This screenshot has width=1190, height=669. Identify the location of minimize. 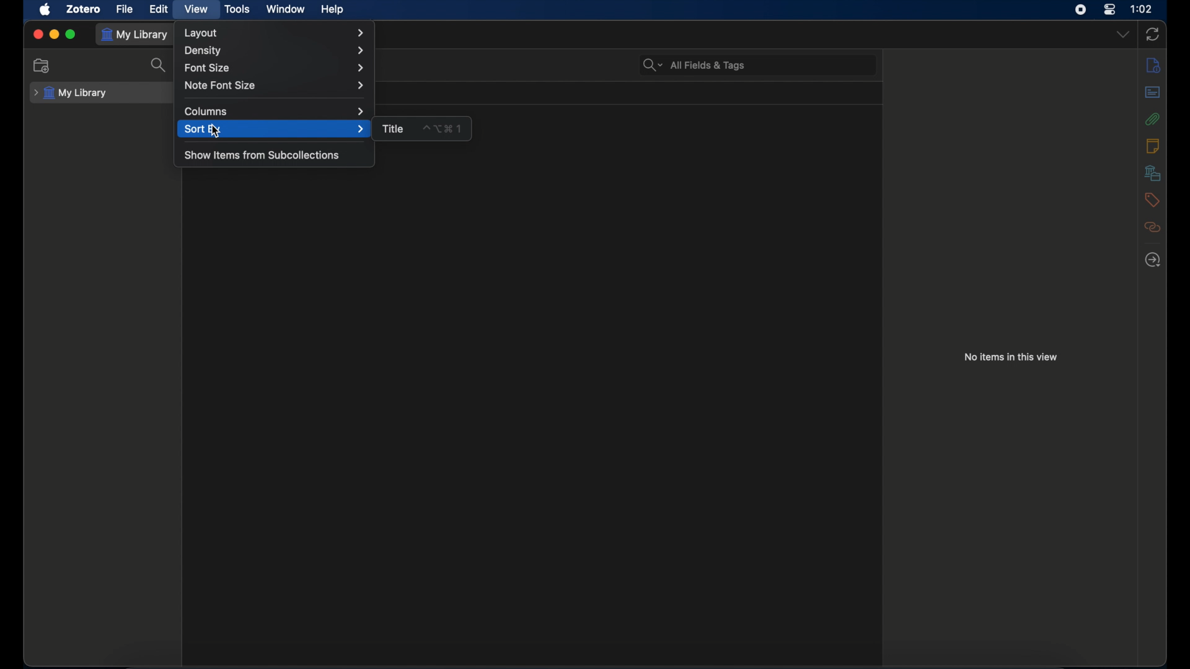
(55, 35).